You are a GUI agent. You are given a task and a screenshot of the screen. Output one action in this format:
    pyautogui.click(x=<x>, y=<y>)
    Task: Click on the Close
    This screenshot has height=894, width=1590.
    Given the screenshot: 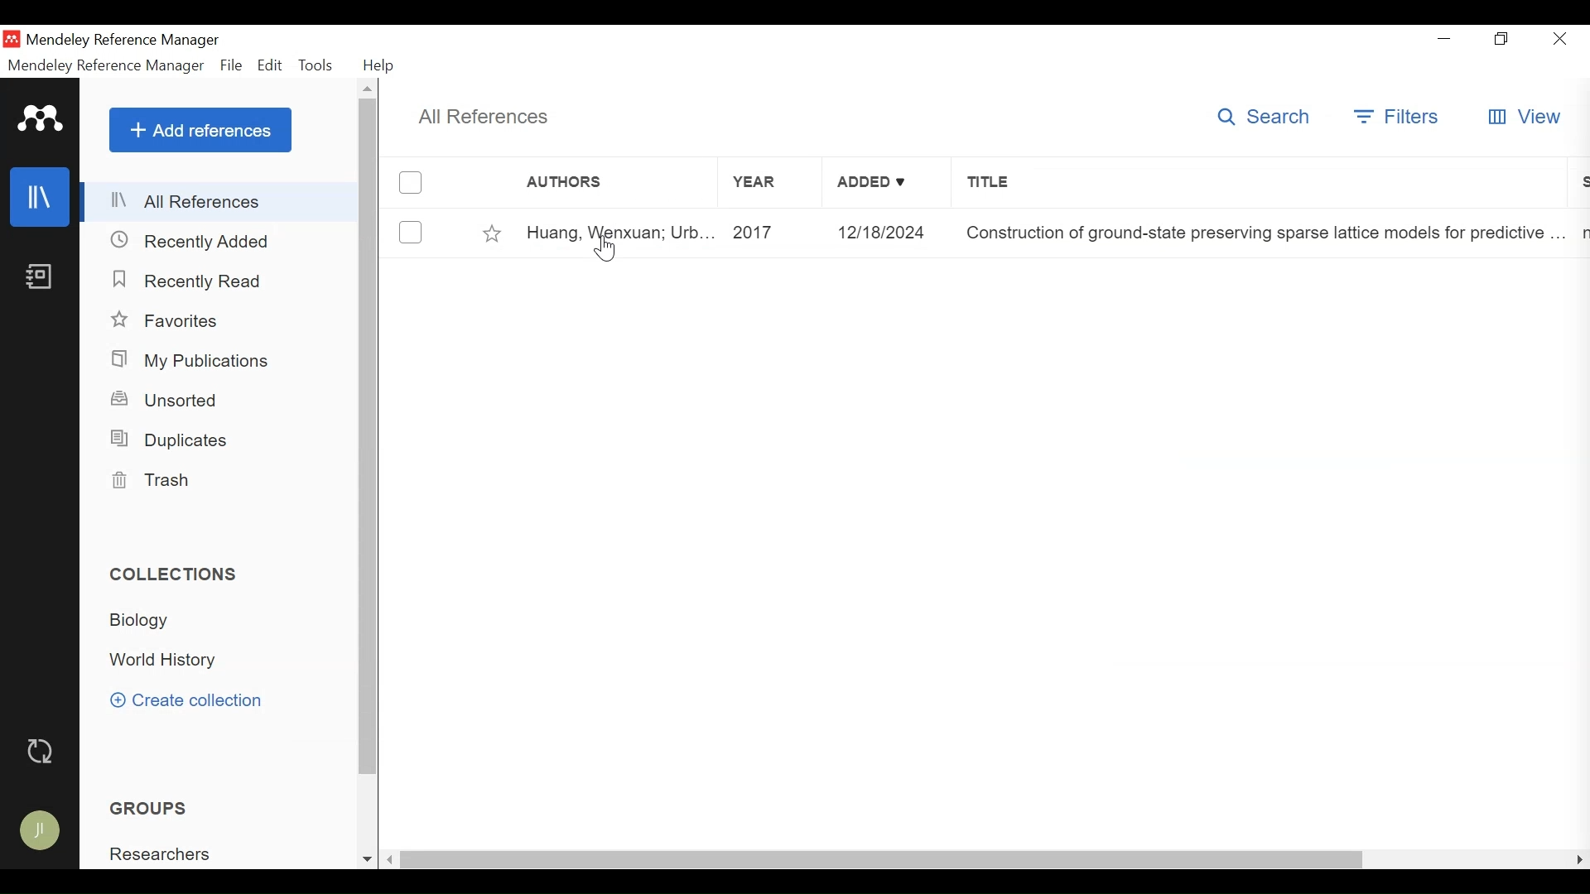 What is the action you would take?
    pyautogui.click(x=1561, y=41)
    